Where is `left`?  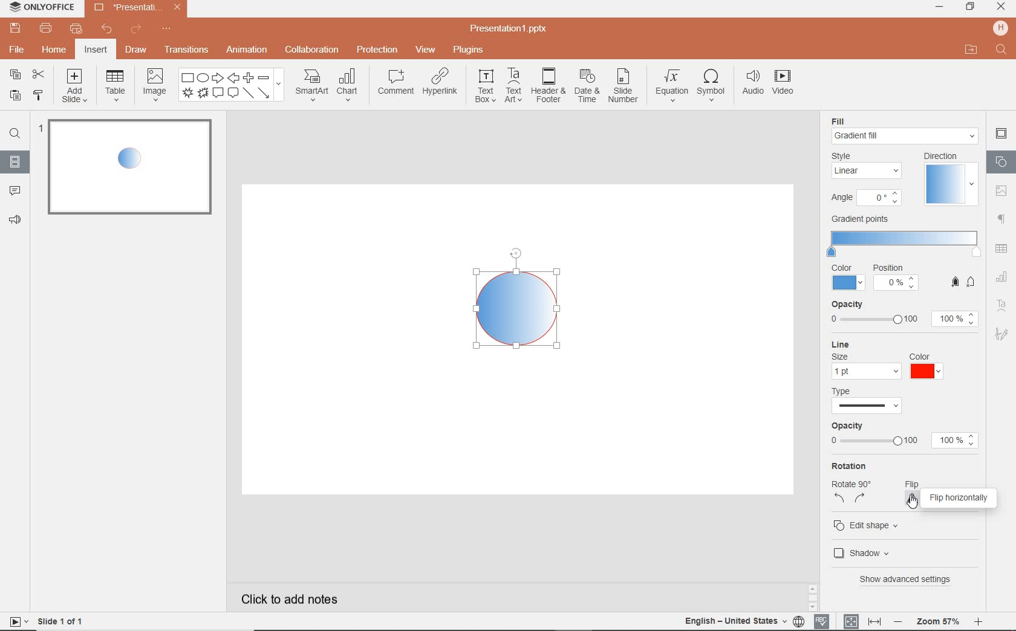
left is located at coordinates (840, 500).